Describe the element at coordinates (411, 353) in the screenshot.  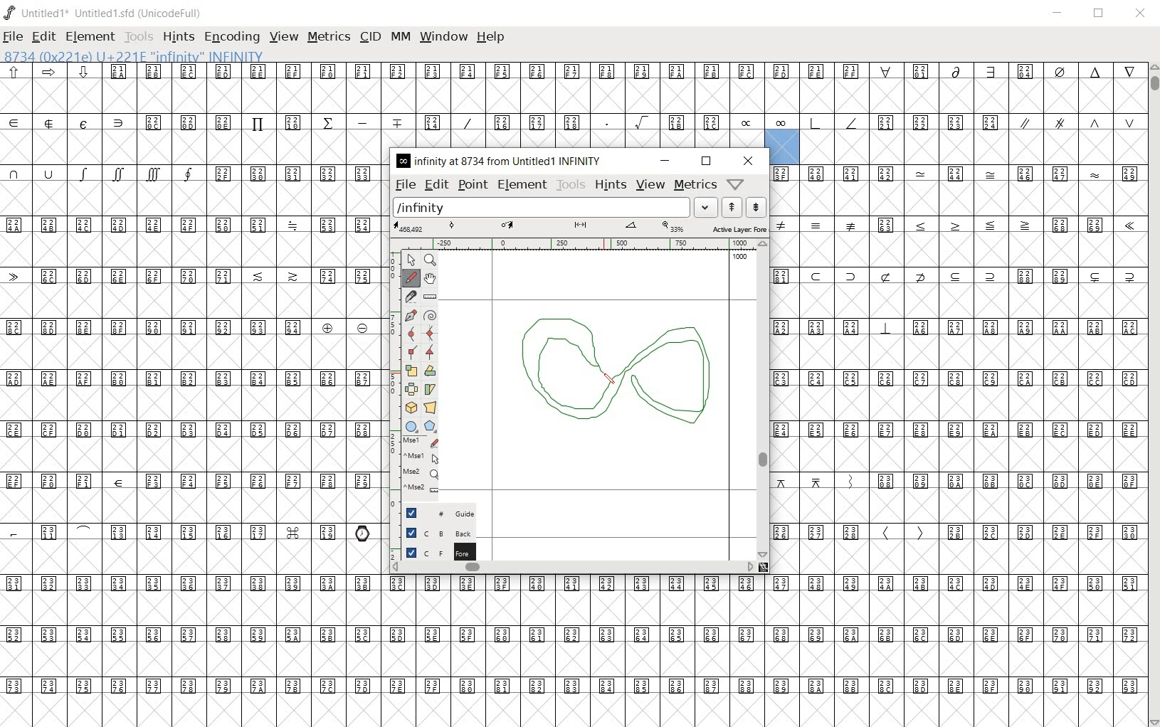
I see `Add a corner point` at that location.